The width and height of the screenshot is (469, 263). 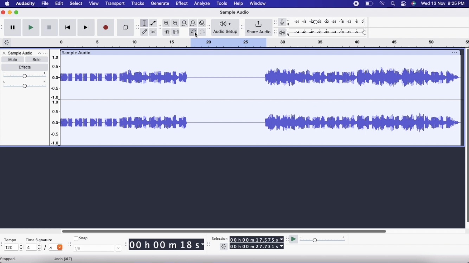 I want to click on Record, so click(x=106, y=27).